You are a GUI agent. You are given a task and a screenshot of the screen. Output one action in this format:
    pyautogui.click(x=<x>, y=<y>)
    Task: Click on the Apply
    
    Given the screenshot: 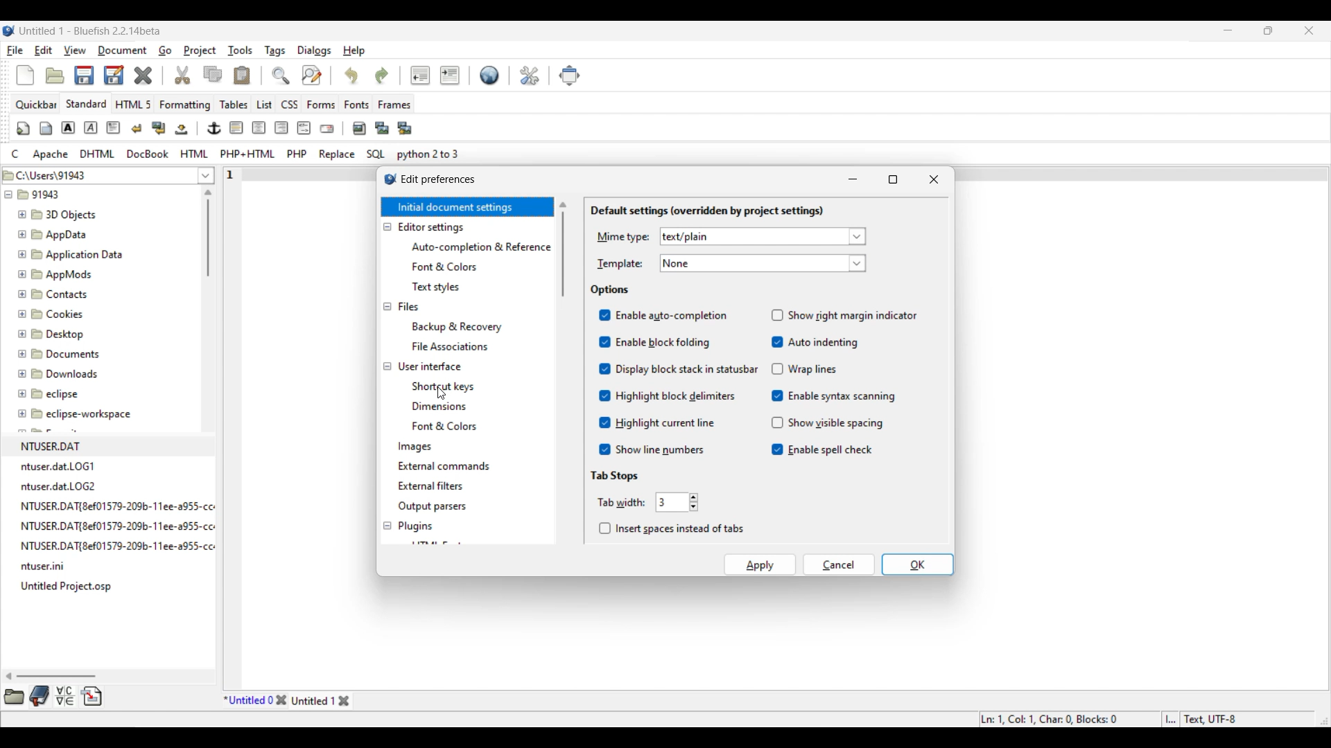 What is the action you would take?
    pyautogui.click(x=760, y=564)
    